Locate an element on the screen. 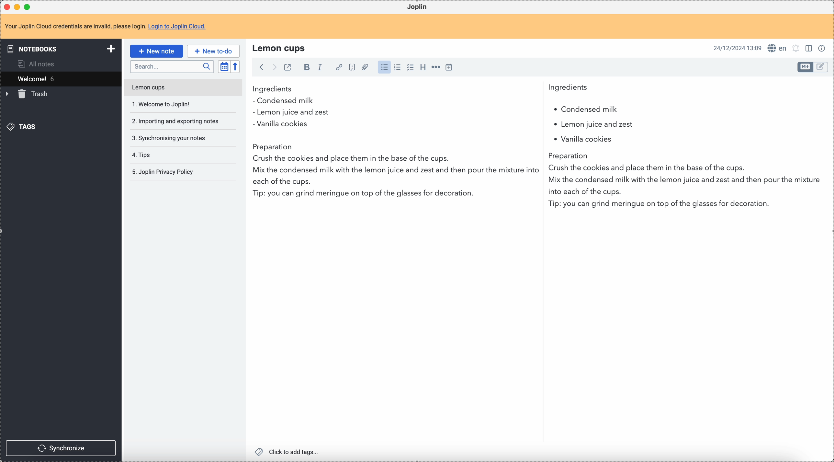 The width and height of the screenshot is (834, 462). notebooks is located at coordinates (62, 49).